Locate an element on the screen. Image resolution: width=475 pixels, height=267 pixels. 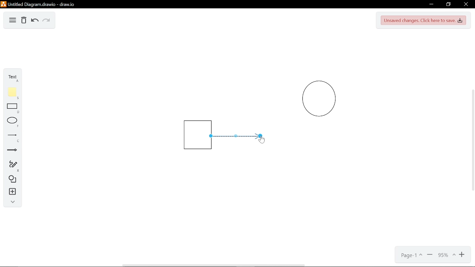
CLose is located at coordinates (465, 4).